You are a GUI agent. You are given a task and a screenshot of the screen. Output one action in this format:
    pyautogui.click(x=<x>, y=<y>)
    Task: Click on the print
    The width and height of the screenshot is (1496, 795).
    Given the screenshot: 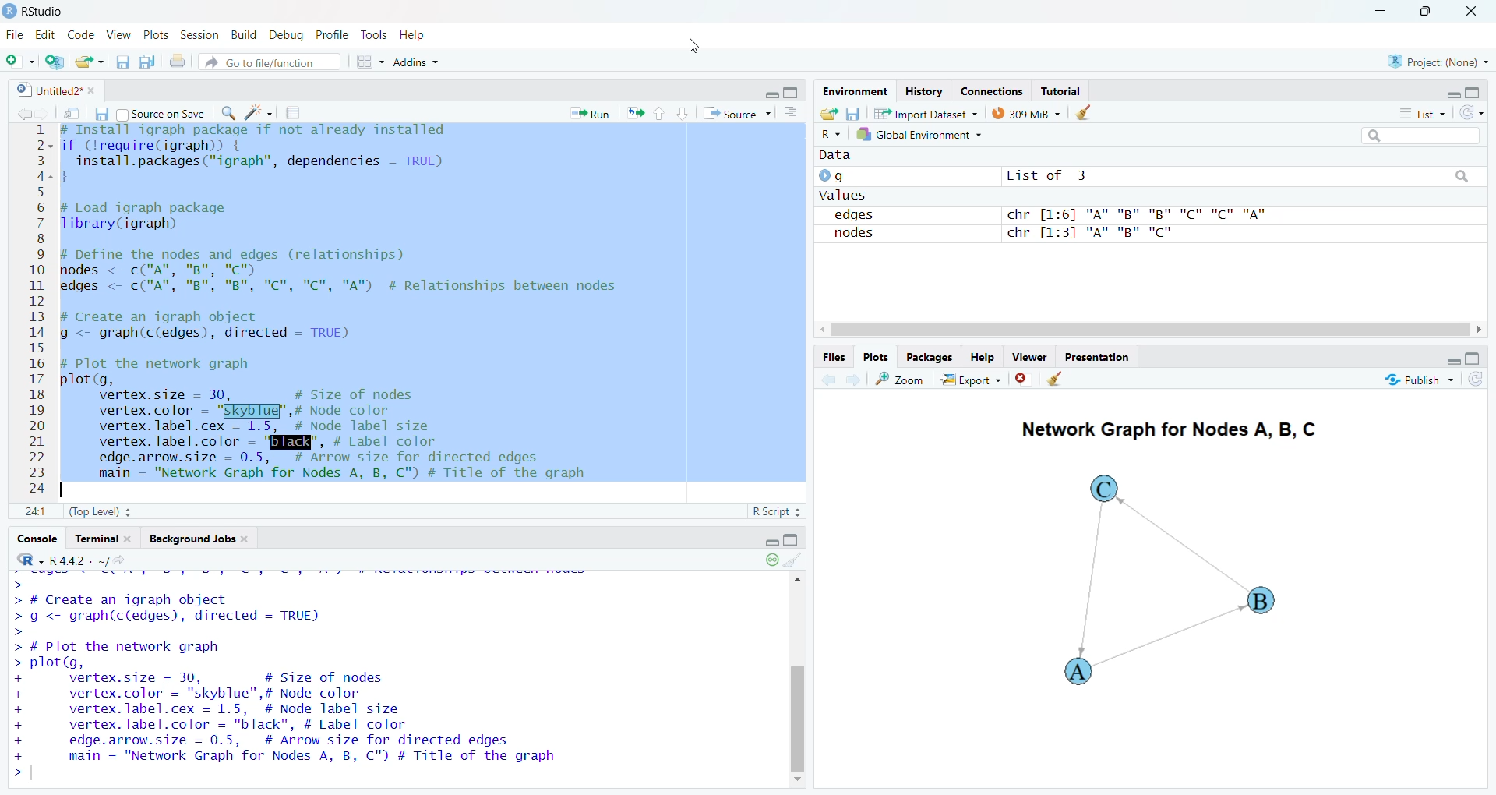 What is the action you would take?
    pyautogui.click(x=178, y=61)
    